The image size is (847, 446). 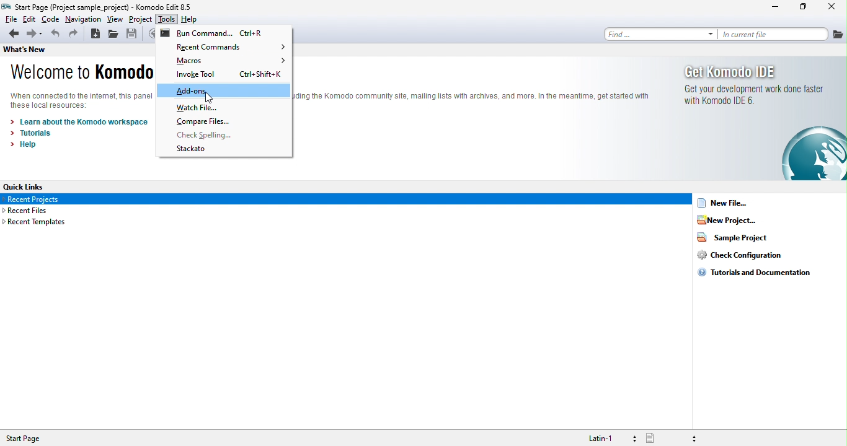 What do you see at coordinates (224, 92) in the screenshot?
I see `add ons` at bounding box center [224, 92].